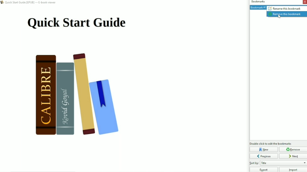  What do you see at coordinates (264, 149) in the screenshot?
I see `New` at bounding box center [264, 149].